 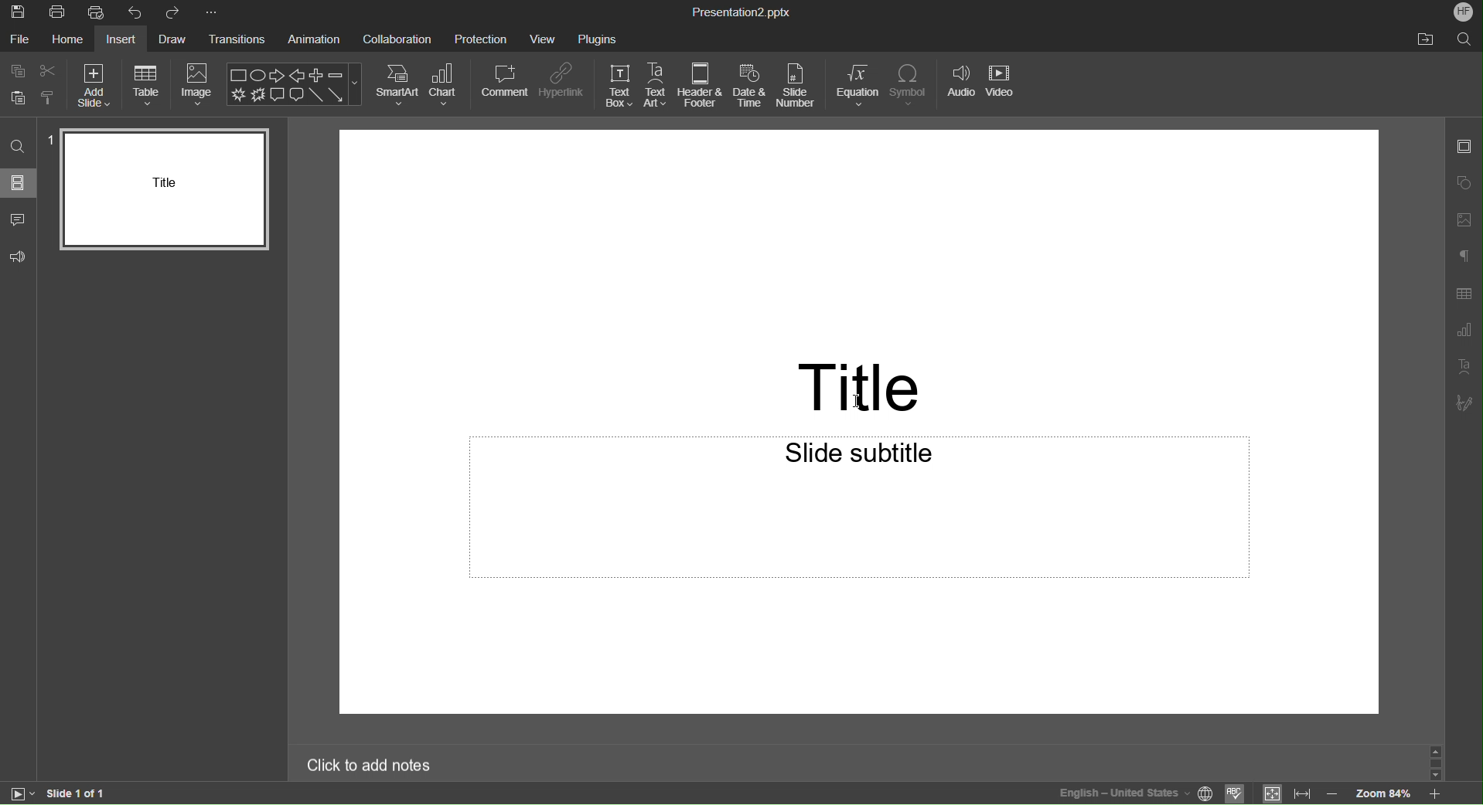 I want to click on Slide 1, so click(x=161, y=190).